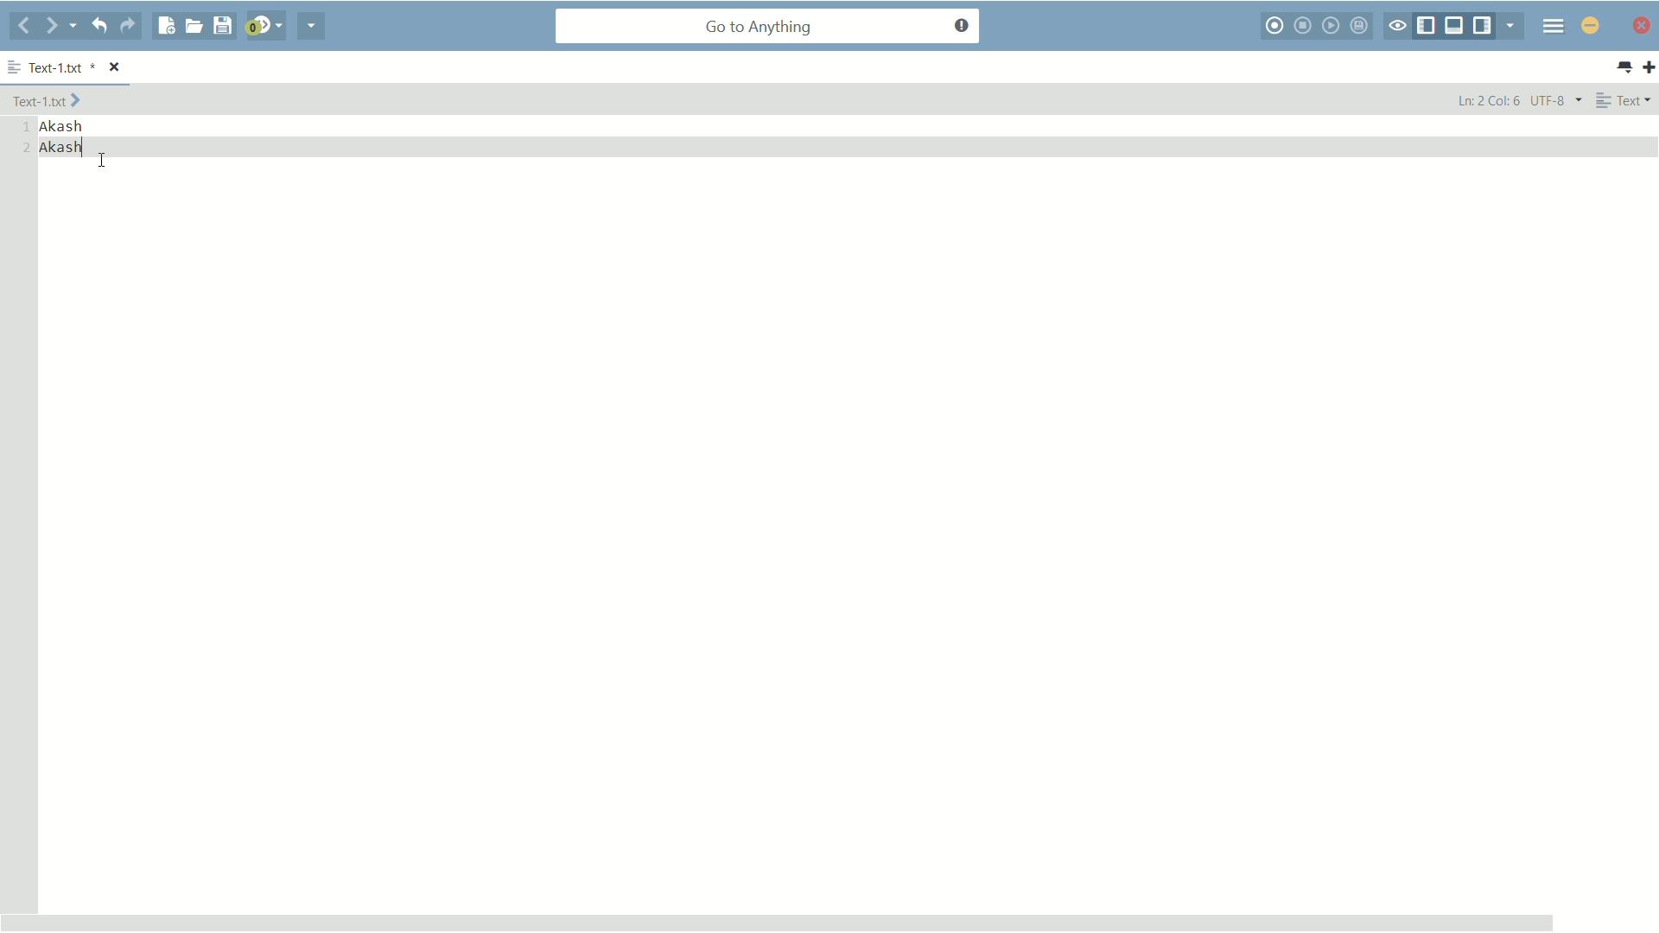  I want to click on file type, so click(1627, 101).